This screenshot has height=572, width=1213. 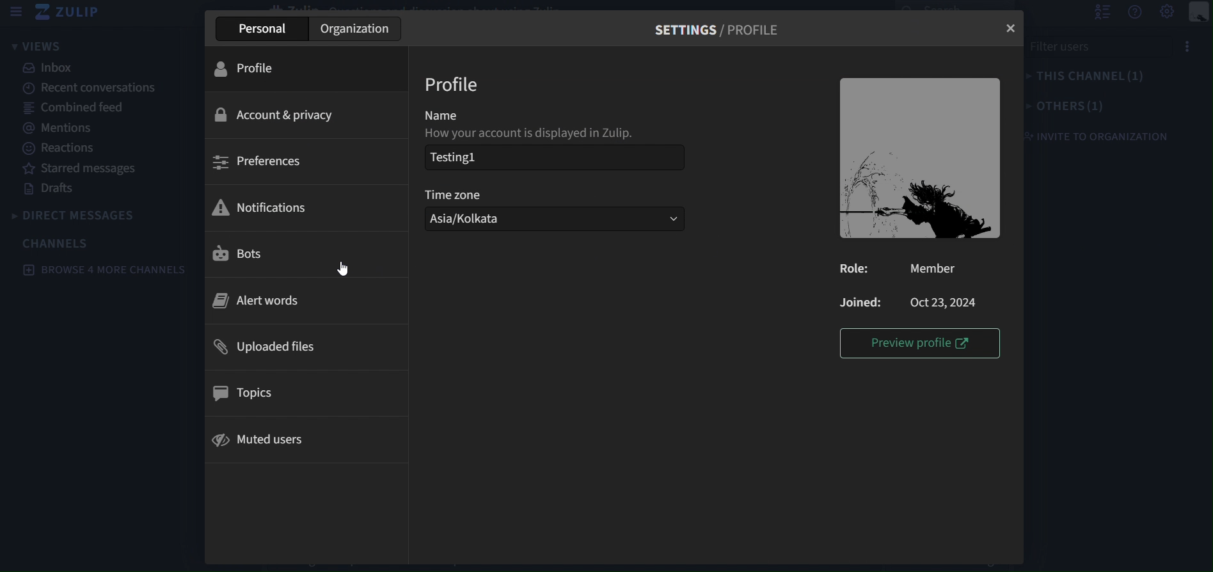 What do you see at coordinates (107, 269) in the screenshot?
I see `browse 4 more channels` at bounding box center [107, 269].